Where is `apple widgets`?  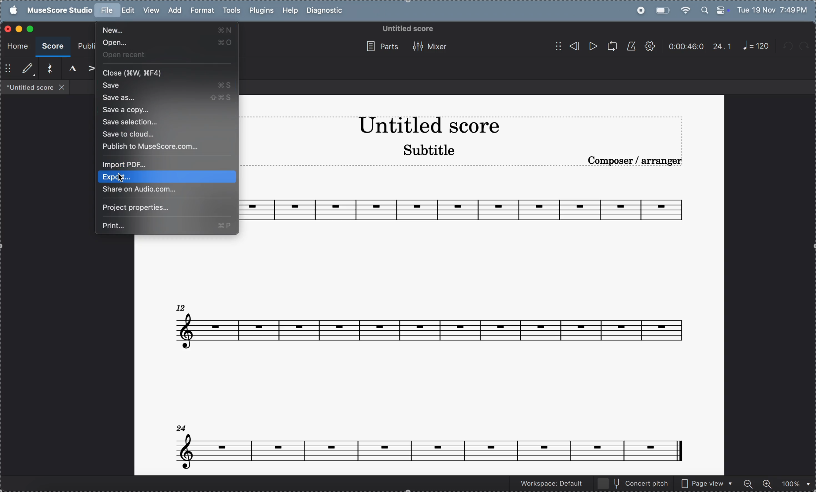
apple widgets is located at coordinates (715, 9).